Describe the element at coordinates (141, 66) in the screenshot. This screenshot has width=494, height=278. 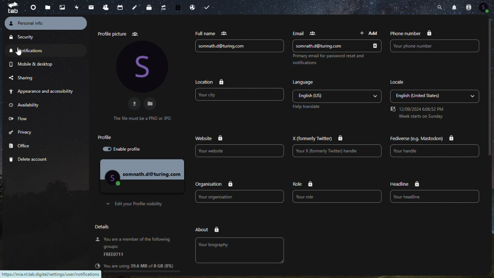
I see `Profile picture` at that location.